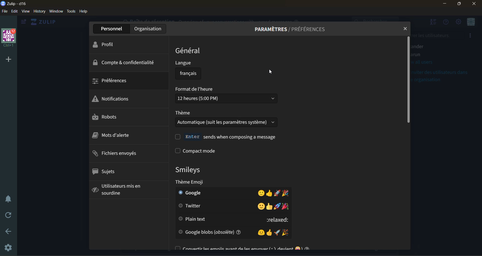 The image size is (482, 256). I want to click on help menu, so click(447, 24).